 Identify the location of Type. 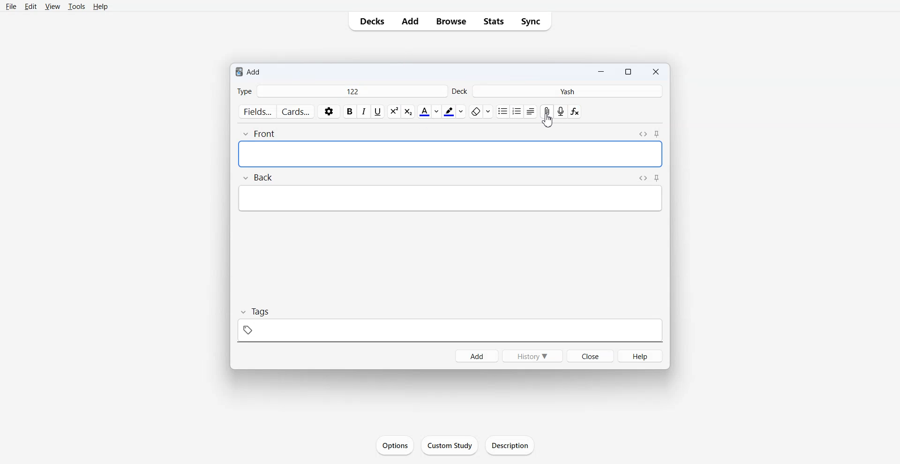
(244, 91).